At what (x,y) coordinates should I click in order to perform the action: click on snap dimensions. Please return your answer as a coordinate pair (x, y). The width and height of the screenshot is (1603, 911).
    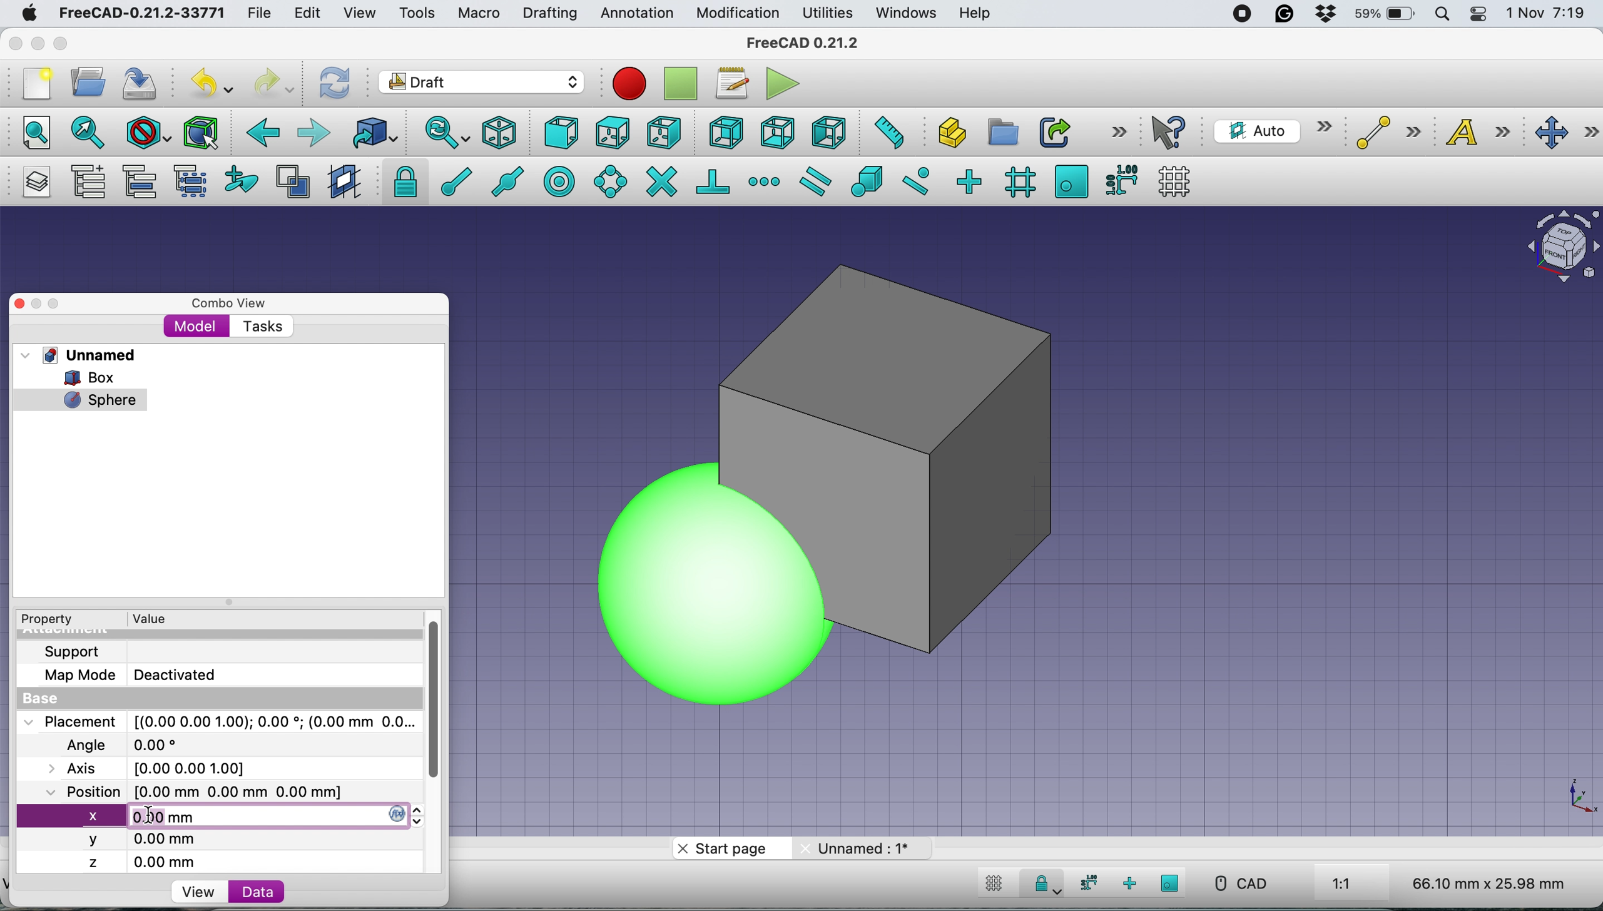
    Looking at the image, I should click on (1121, 179).